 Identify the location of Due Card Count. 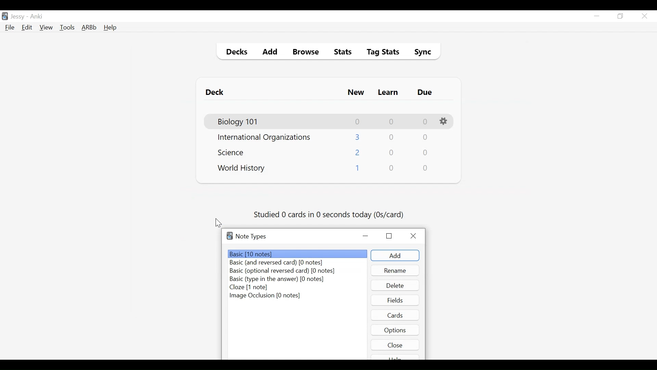
(425, 138).